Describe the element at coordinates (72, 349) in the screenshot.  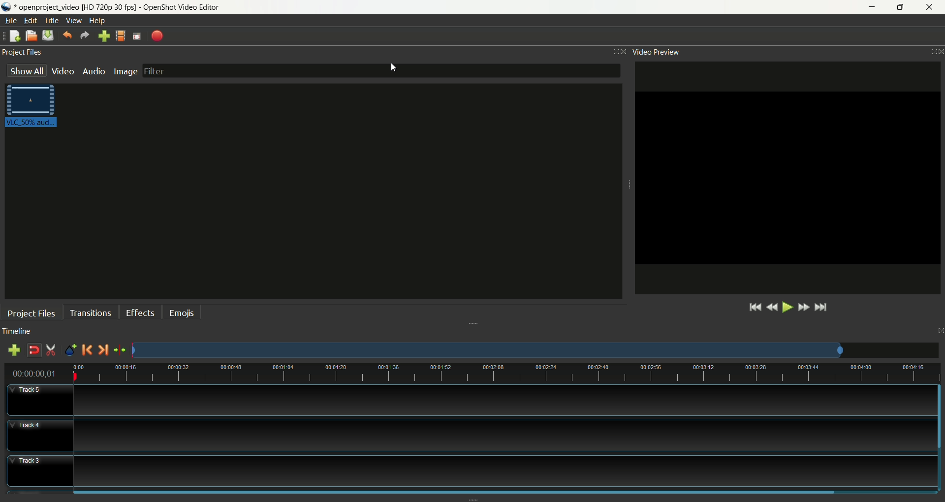
I see `add marker` at that location.